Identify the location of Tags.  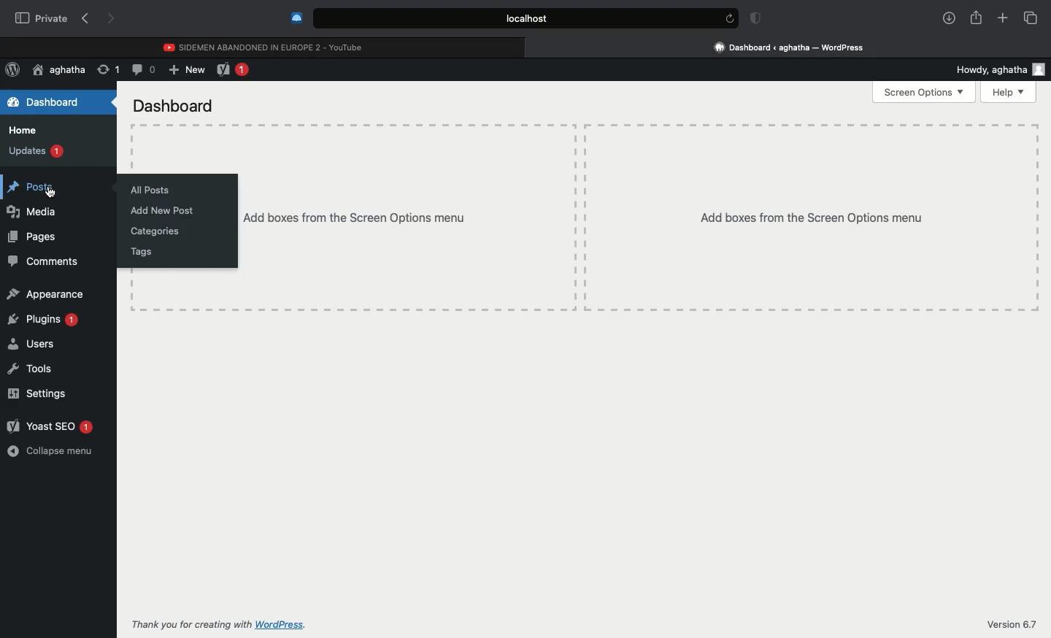
(142, 251).